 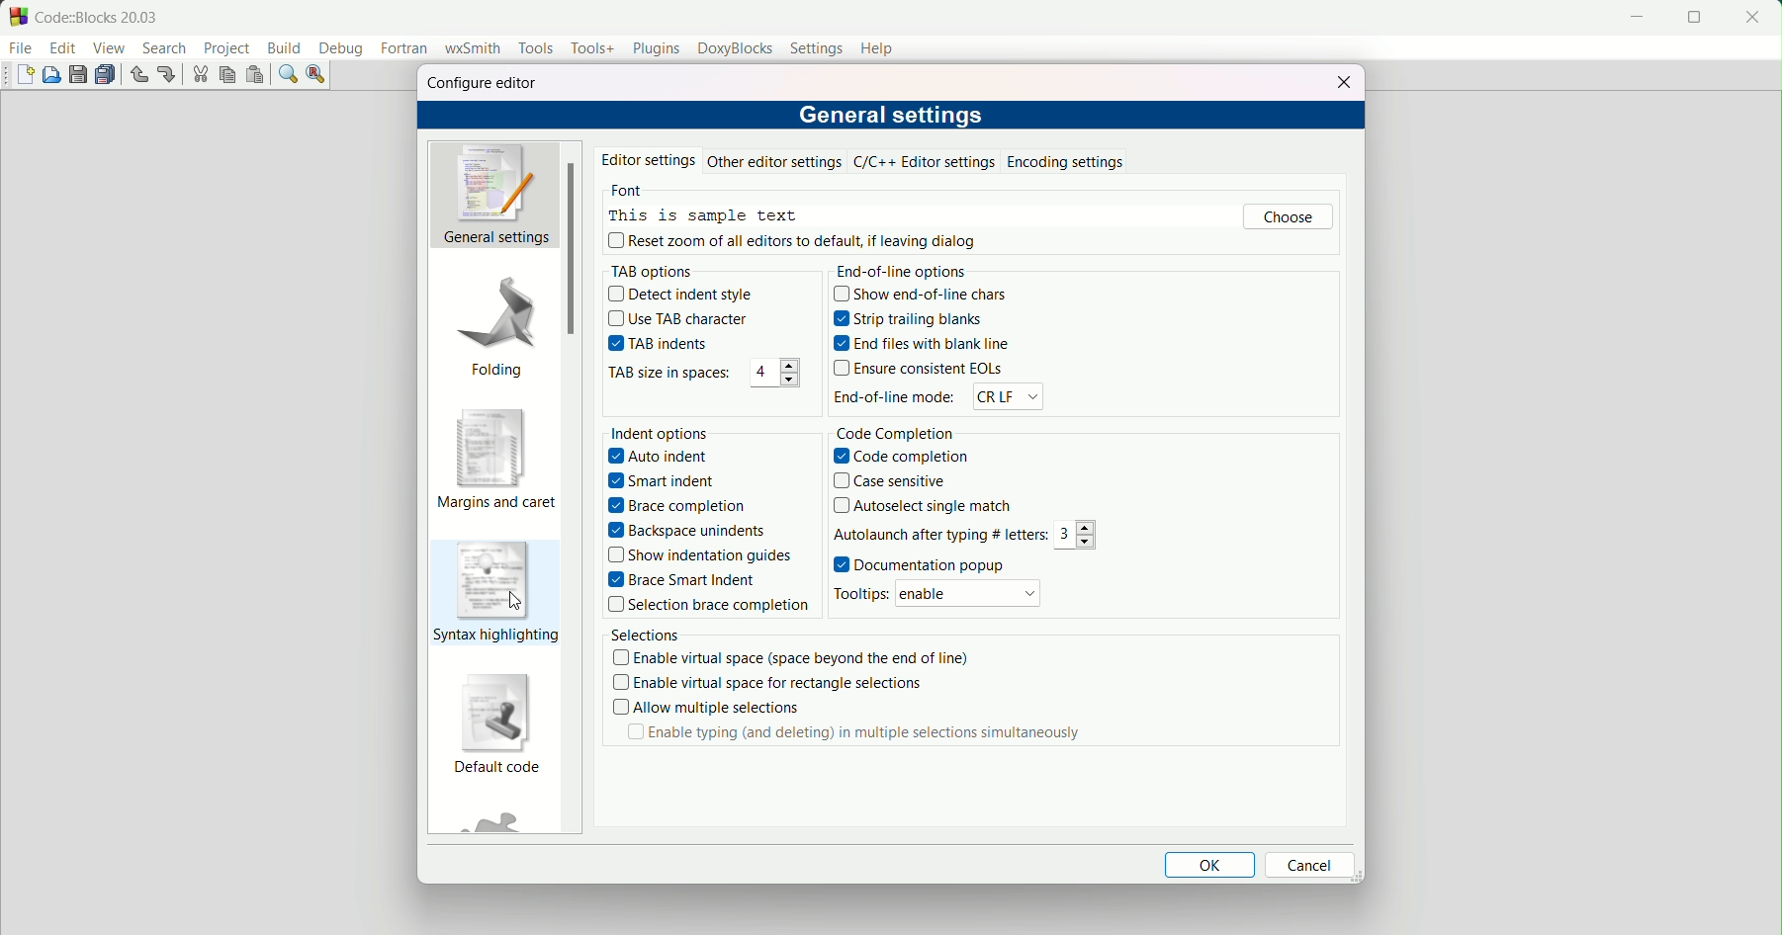 What do you see at coordinates (704, 708) in the screenshot?
I see `allow multiple selections` at bounding box center [704, 708].